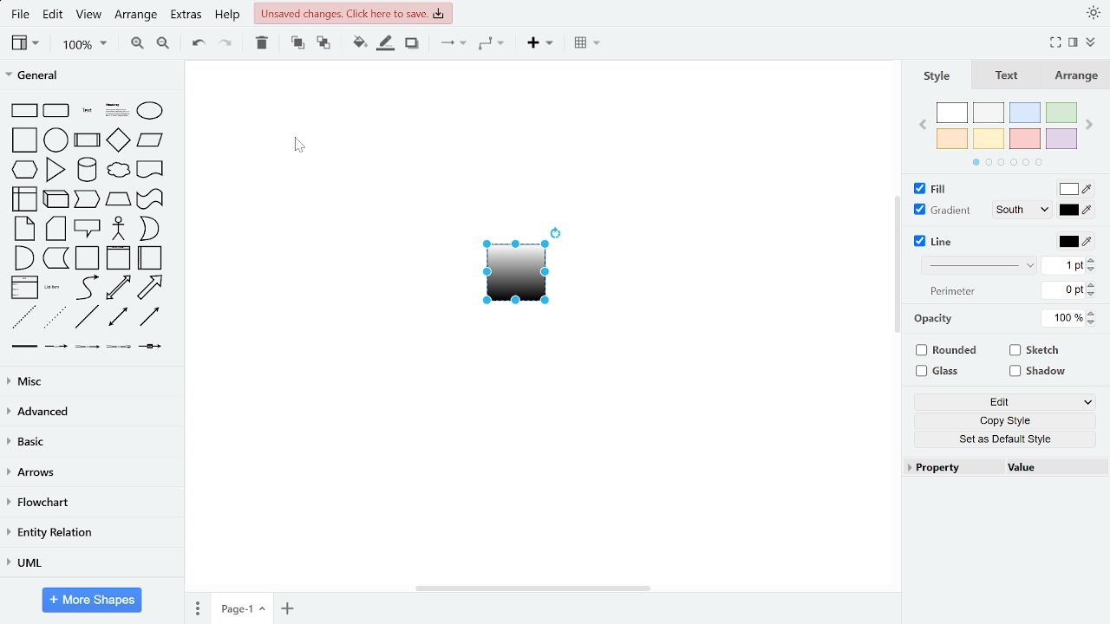 This screenshot has width=1110, height=624. Describe the element at coordinates (149, 198) in the screenshot. I see `general shapes` at that location.